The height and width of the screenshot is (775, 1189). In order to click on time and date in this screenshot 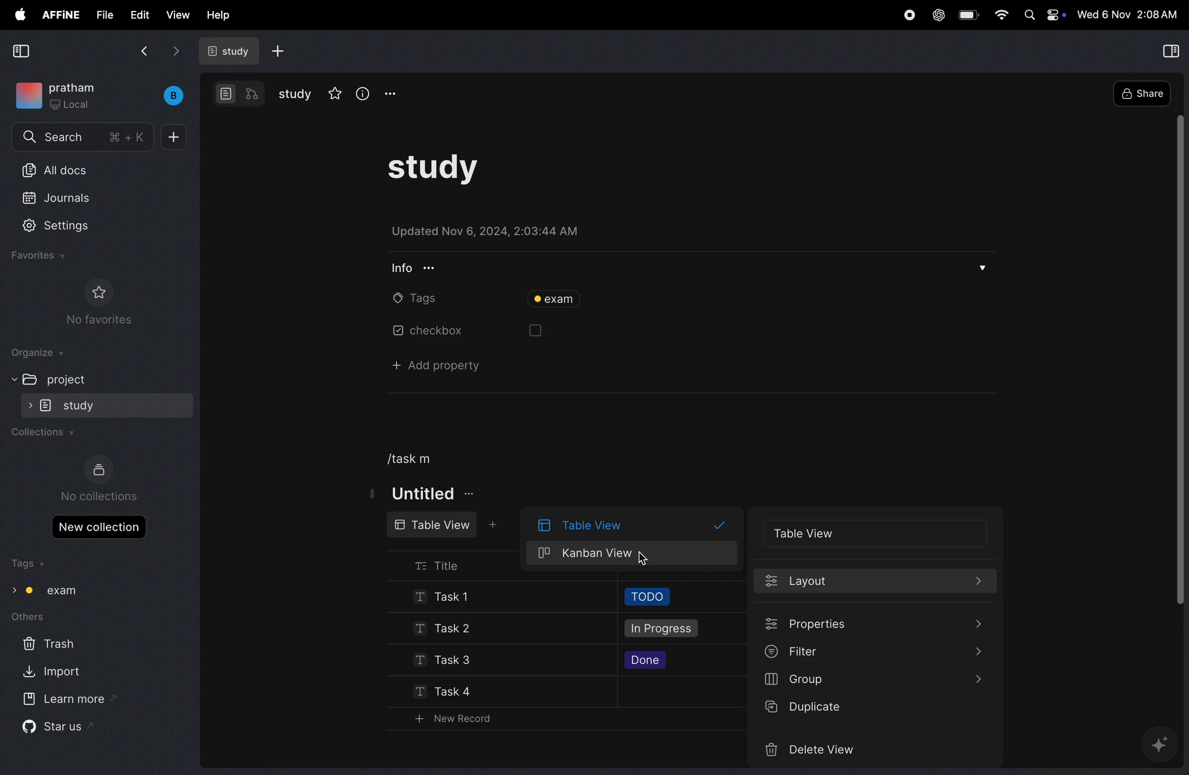, I will do `click(1130, 15)`.